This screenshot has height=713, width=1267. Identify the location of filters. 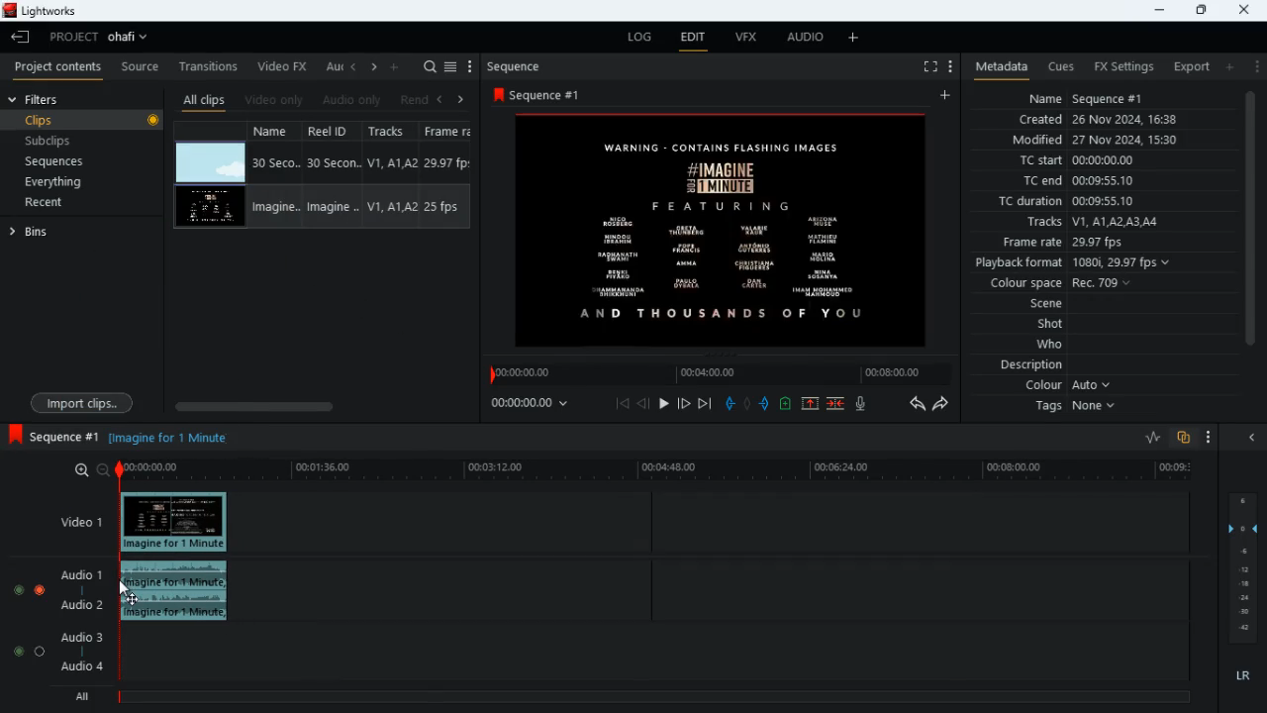
(38, 99).